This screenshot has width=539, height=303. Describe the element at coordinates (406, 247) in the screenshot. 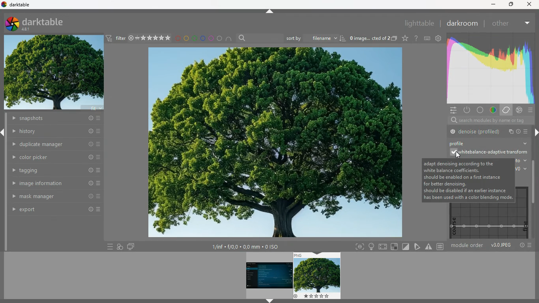

I see `diagnonal` at that location.